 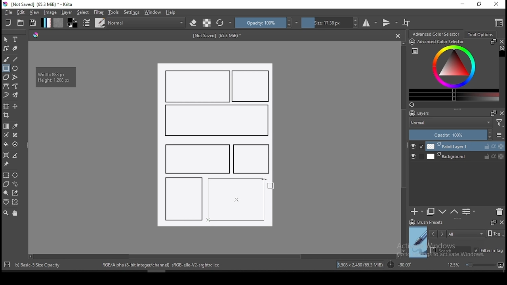 What do you see at coordinates (58, 23) in the screenshot?
I see `pattern` at bounding box center [58, 23].